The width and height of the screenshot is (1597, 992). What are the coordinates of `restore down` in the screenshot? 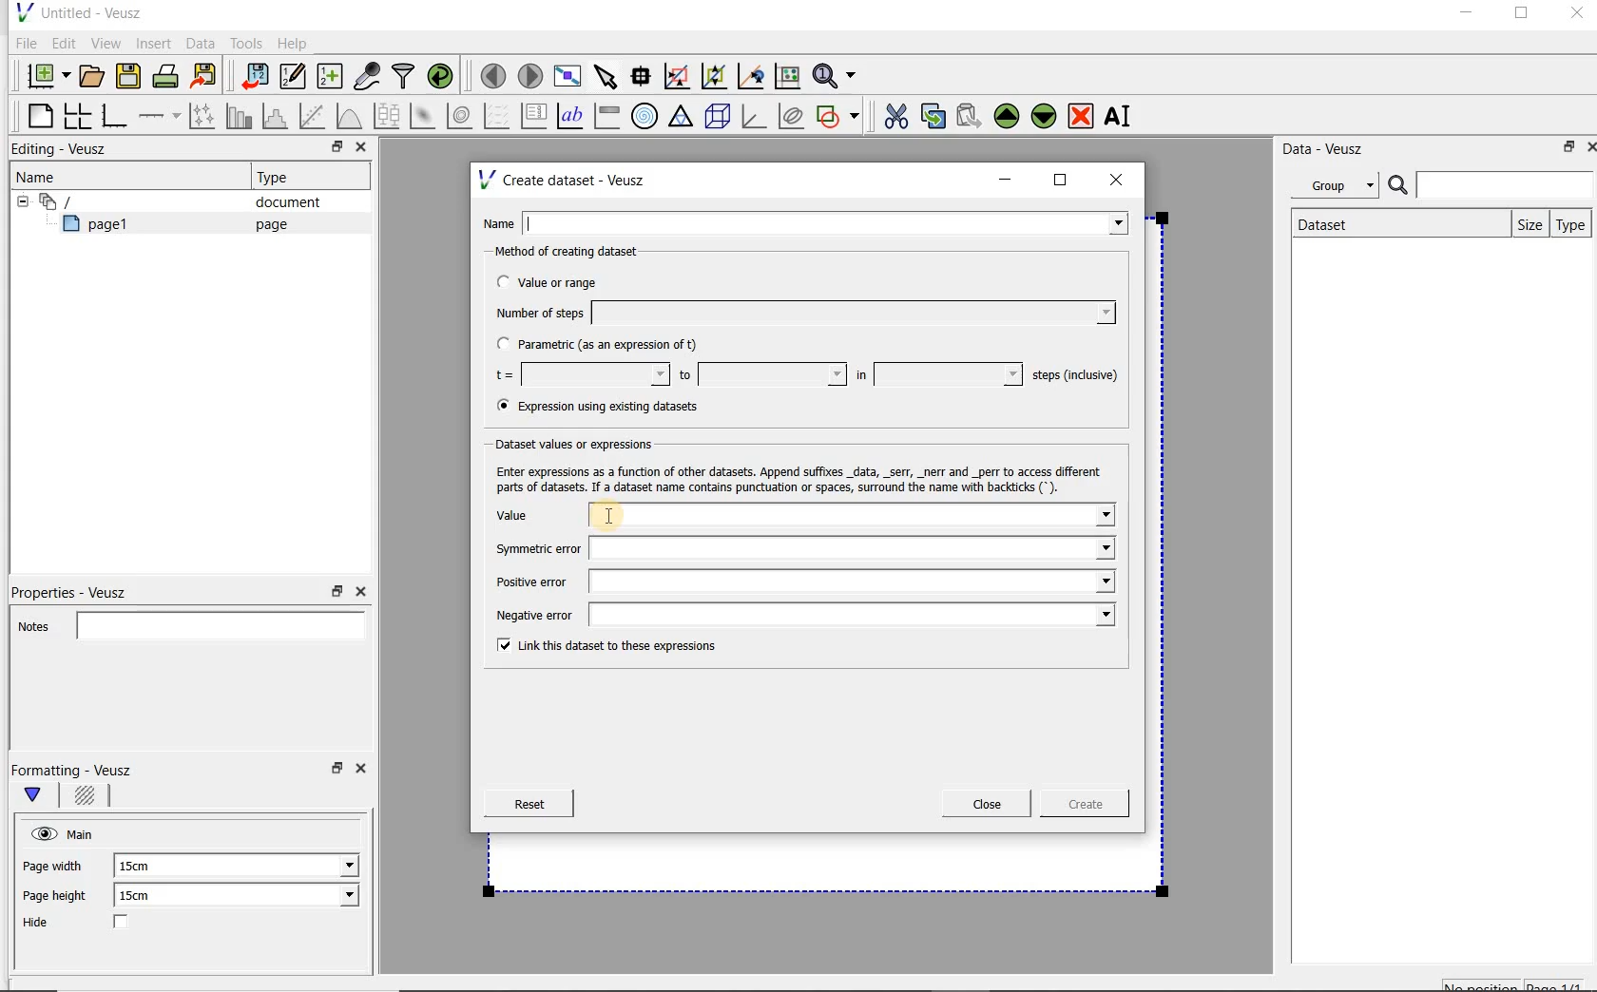 It's located at (335, 773).